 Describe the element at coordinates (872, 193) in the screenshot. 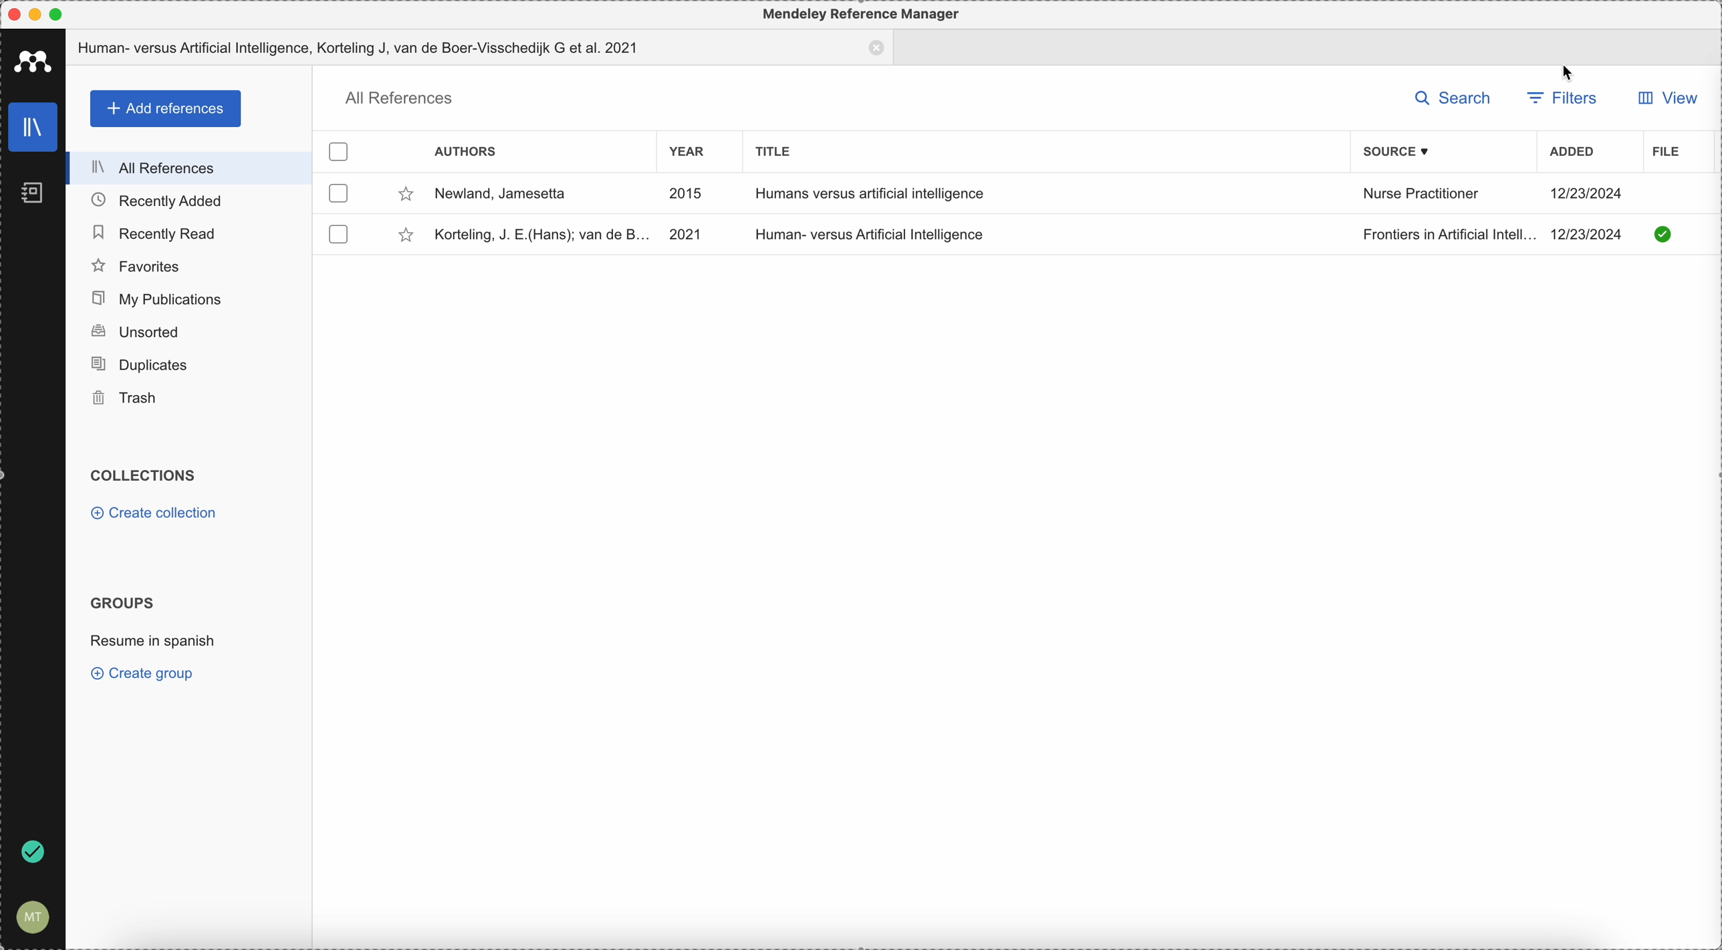

I see `Humans versus artificial intelligence` at that location.